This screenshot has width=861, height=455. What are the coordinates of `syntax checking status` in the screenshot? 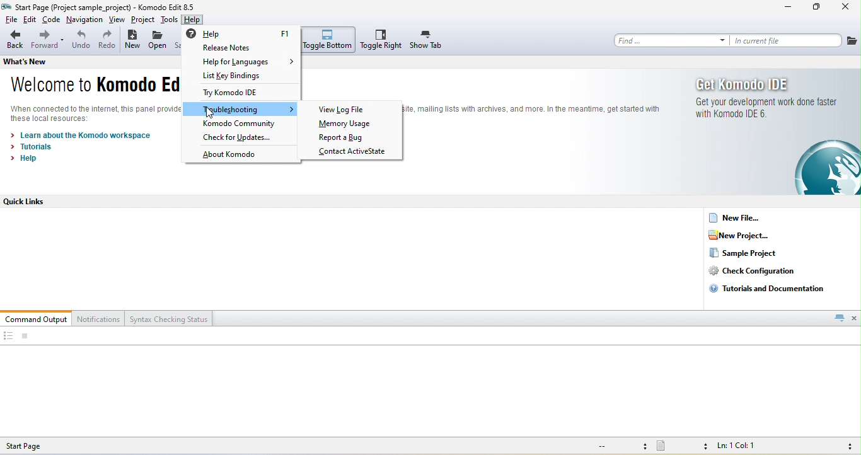 It's located at (170, 318).